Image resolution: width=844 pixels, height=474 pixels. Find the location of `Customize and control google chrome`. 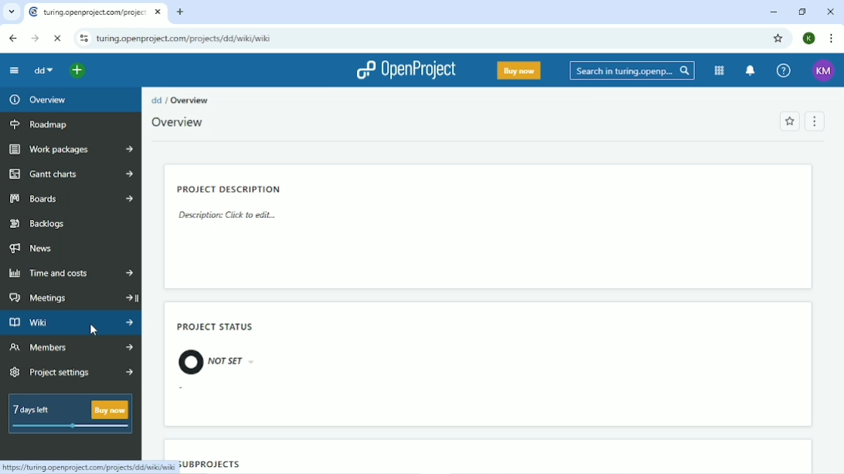

Customize and control google chrome is located at coordinates (830, 39).